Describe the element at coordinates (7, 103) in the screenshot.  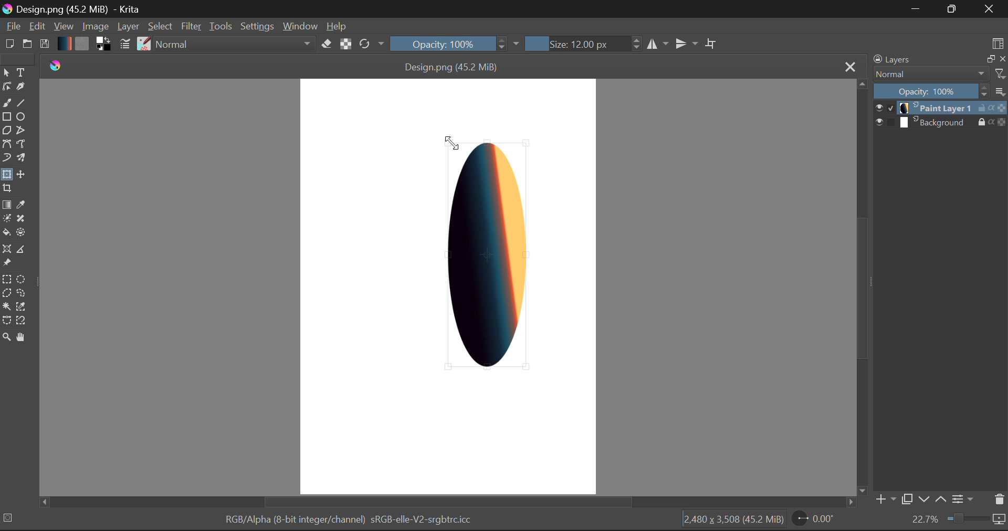
I see `Freehand` at that location.